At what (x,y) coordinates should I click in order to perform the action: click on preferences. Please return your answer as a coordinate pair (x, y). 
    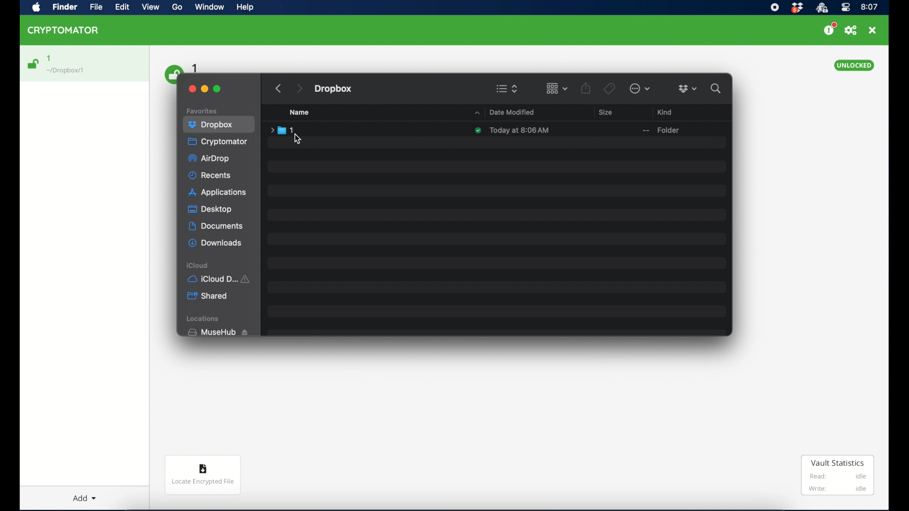
    Looking at the image, I should click on (851, 30).